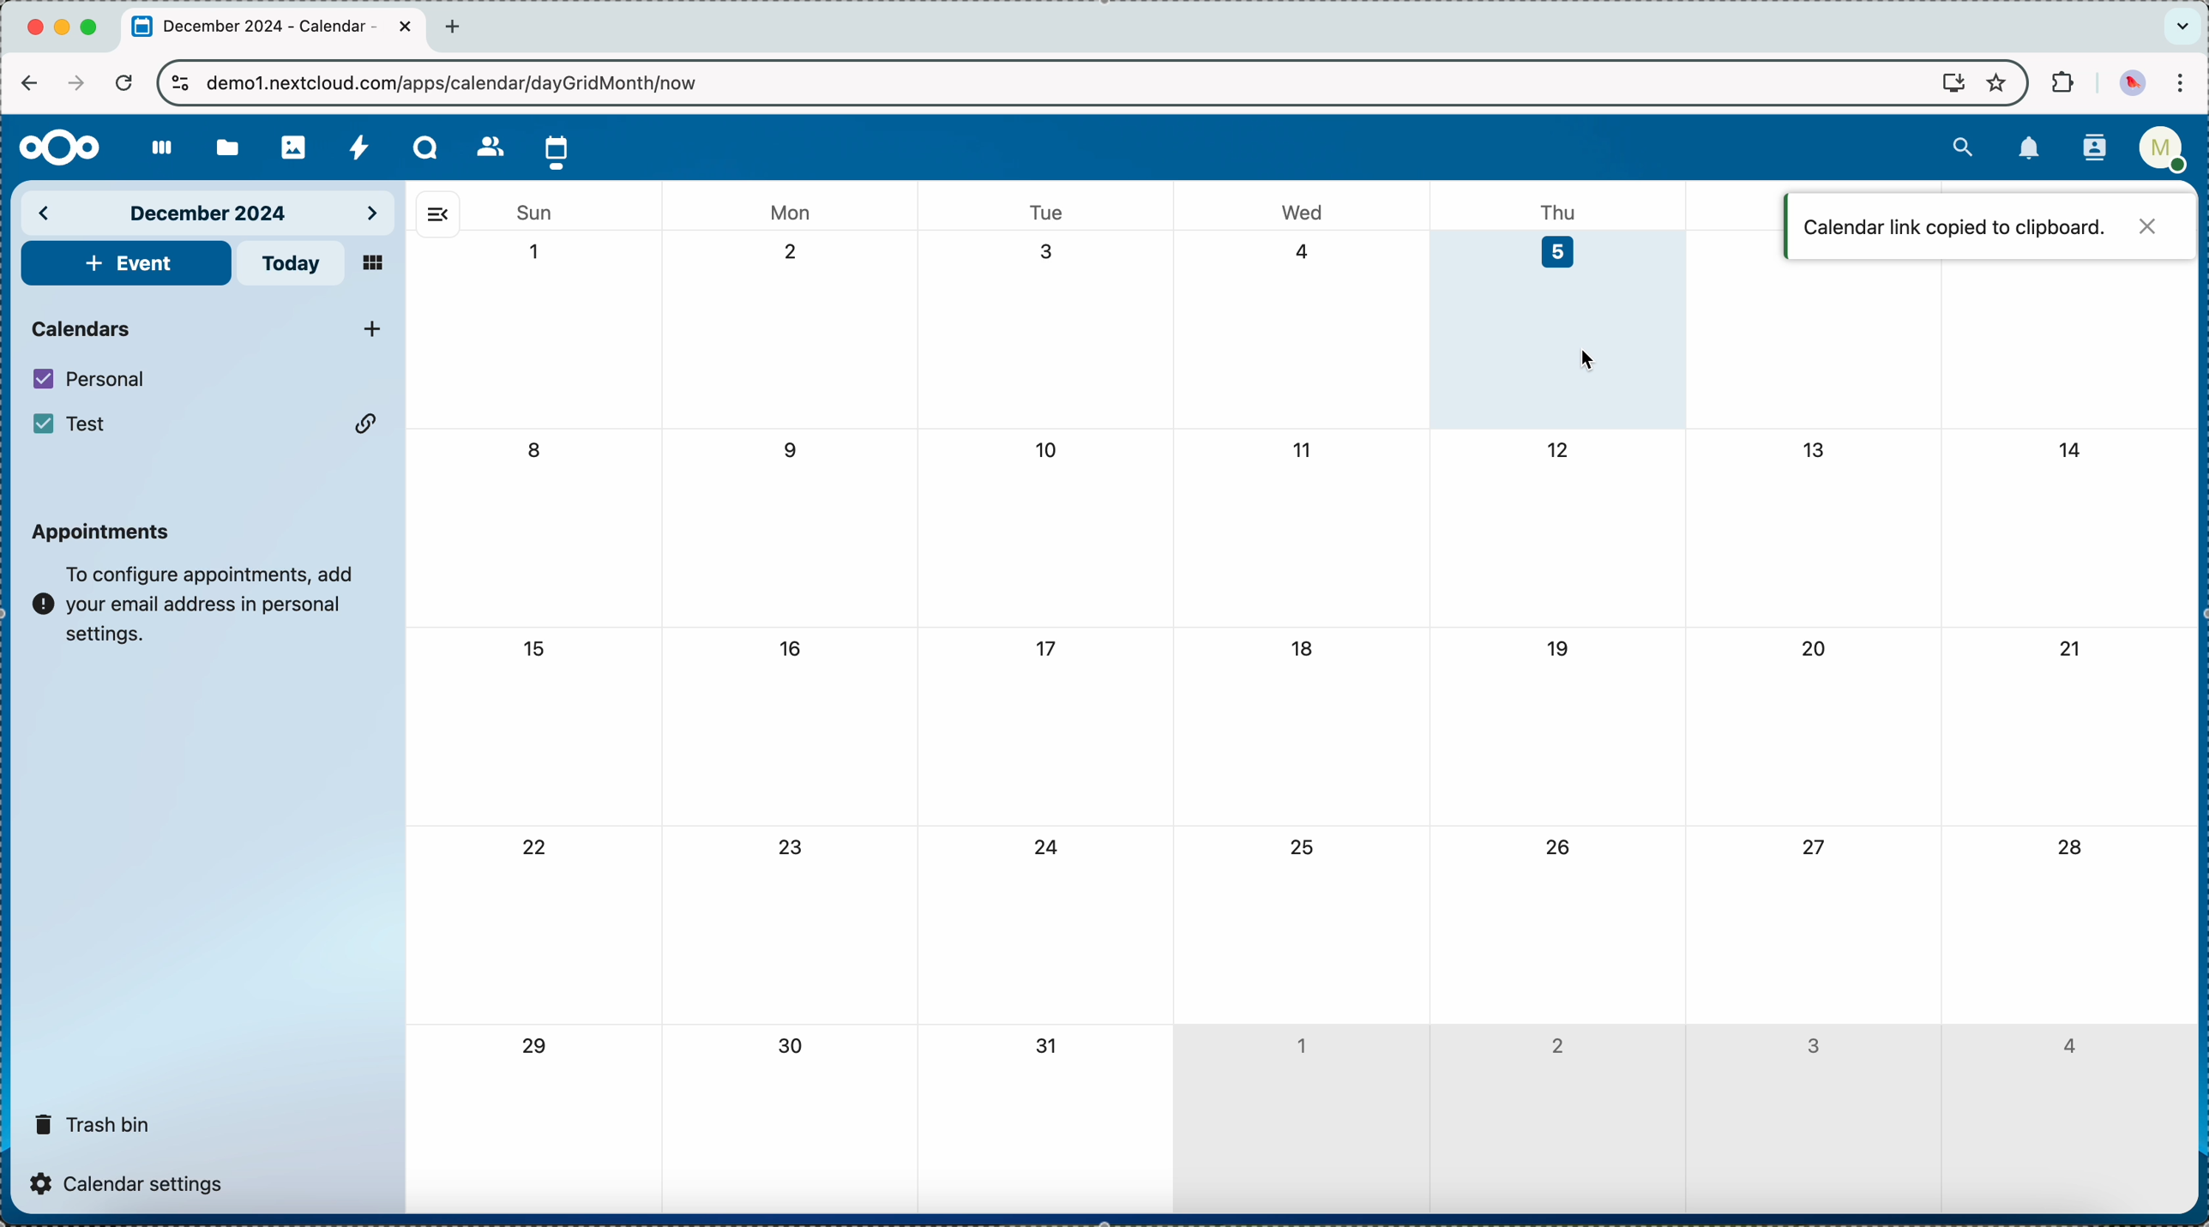 The height and width of the screenshot is (1227, 2209). What do you see at coordinates (292, 263) in the screenshot?
I see `today` at bounding box center [292, 263].